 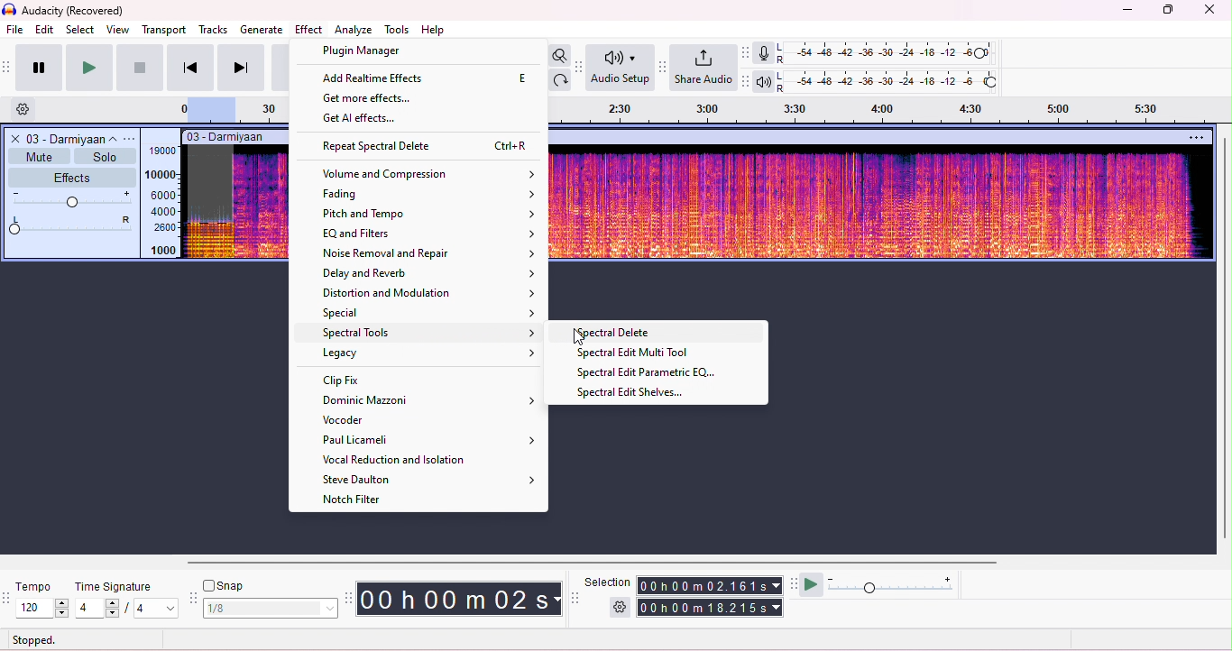 What do you see at coordinates (580, 68) in the screenshot?
I see `Audio setup tool bar` at bounding box center [580, 68].